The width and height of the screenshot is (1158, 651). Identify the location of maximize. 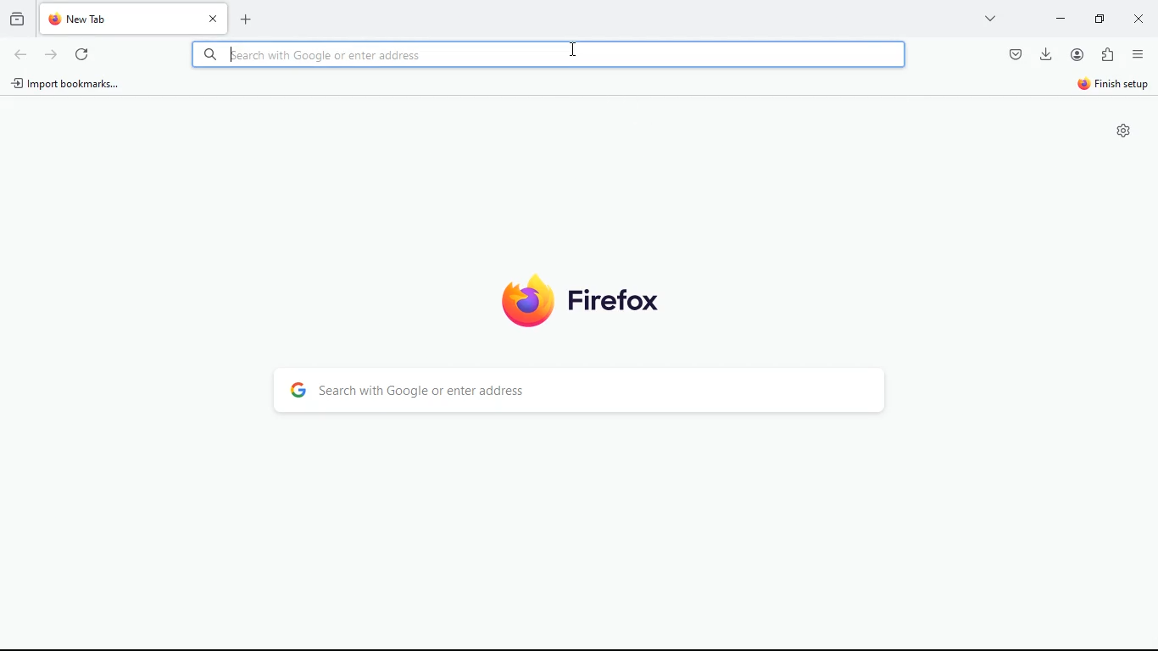
(1099, 19).